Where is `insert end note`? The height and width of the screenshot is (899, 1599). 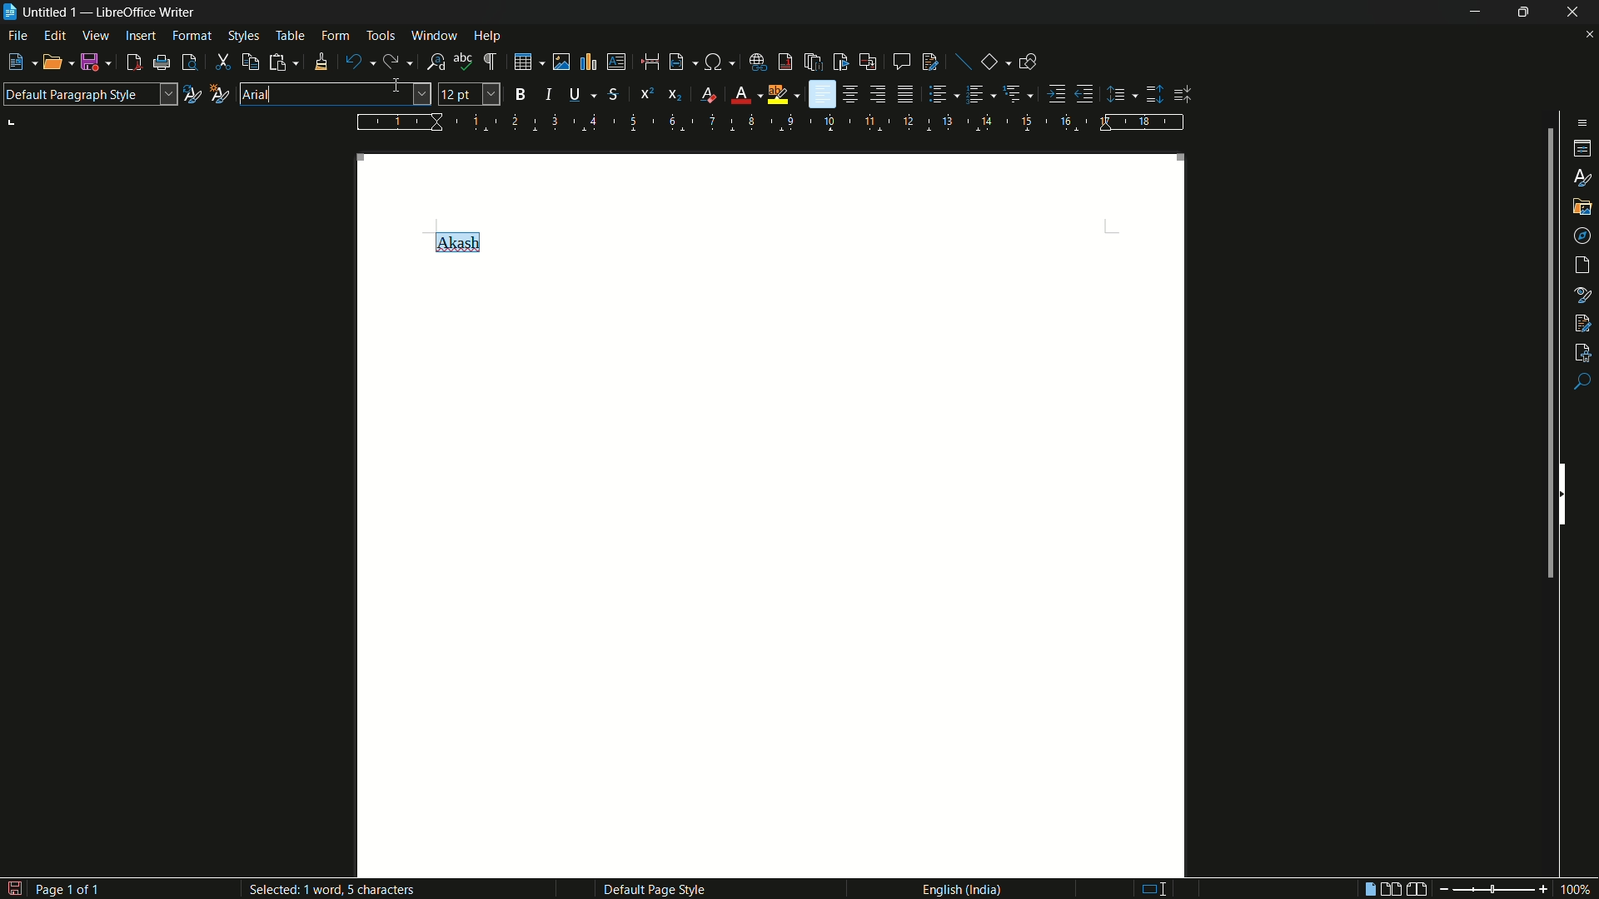
insert end note is located at coordinates (815, 63).